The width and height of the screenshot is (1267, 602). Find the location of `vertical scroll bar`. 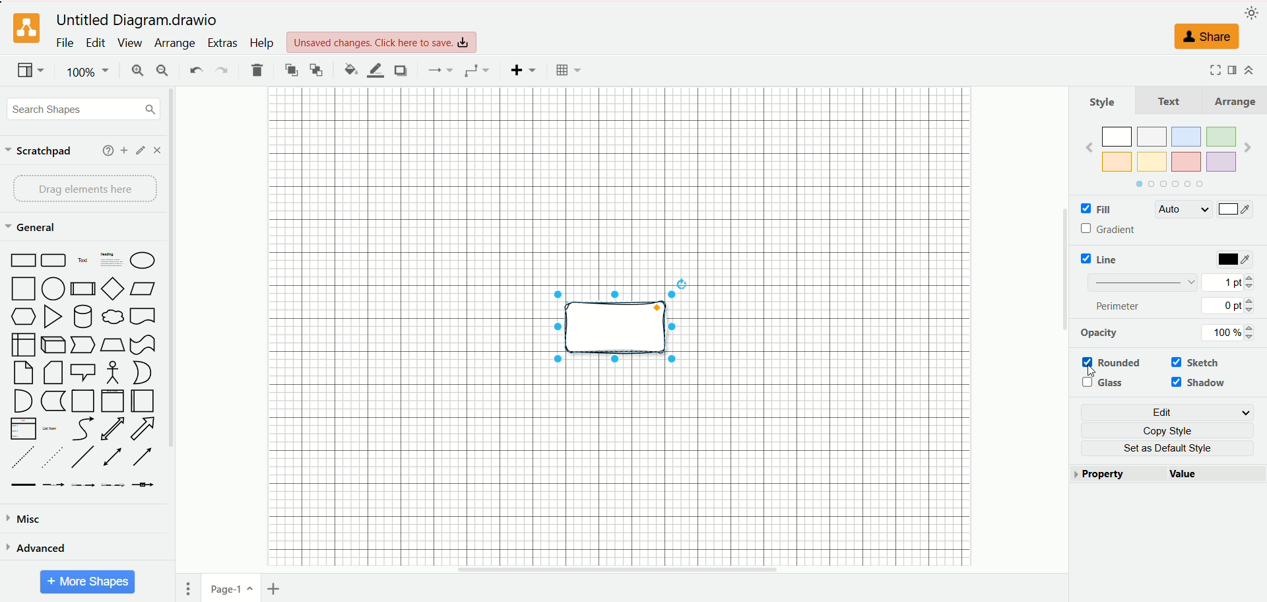

vertical scroll bar is located at coordinates (1063, 331).